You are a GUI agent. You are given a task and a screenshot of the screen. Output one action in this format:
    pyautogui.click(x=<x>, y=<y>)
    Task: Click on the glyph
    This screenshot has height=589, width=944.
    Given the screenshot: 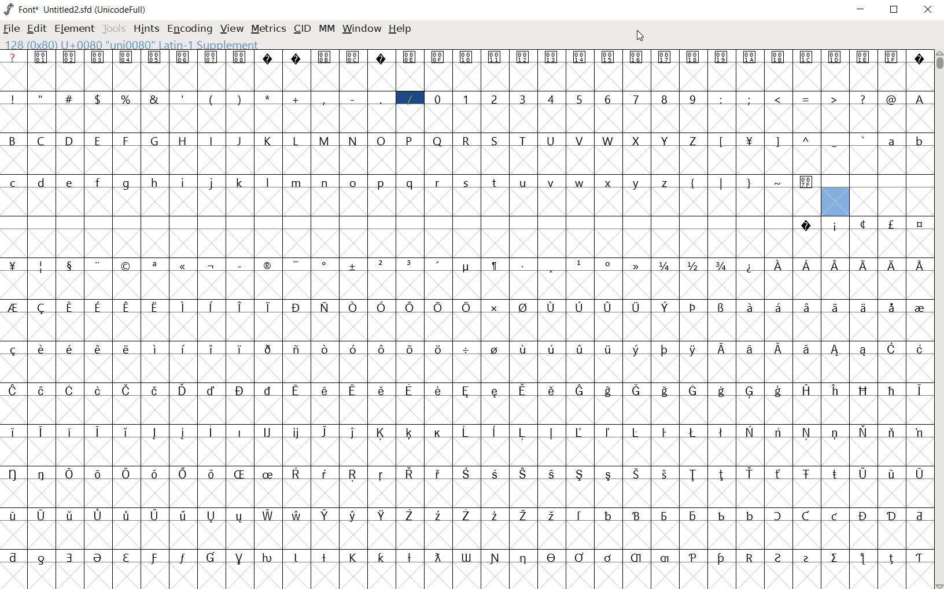 What is the action you would take?
    pyautogui.click(x=609, y=264)
    